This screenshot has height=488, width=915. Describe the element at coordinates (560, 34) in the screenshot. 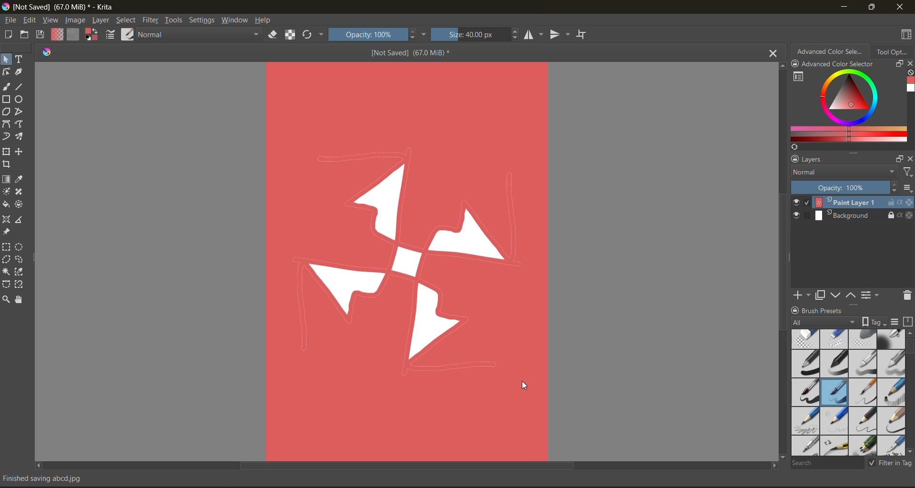

I see `vertical mirror tool` at that location.